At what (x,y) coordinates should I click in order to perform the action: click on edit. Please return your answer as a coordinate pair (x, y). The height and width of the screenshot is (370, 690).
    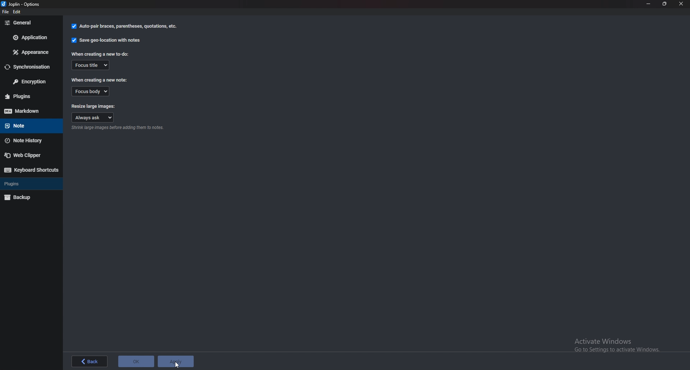
    Looking at the image, I should click on (18, 11).